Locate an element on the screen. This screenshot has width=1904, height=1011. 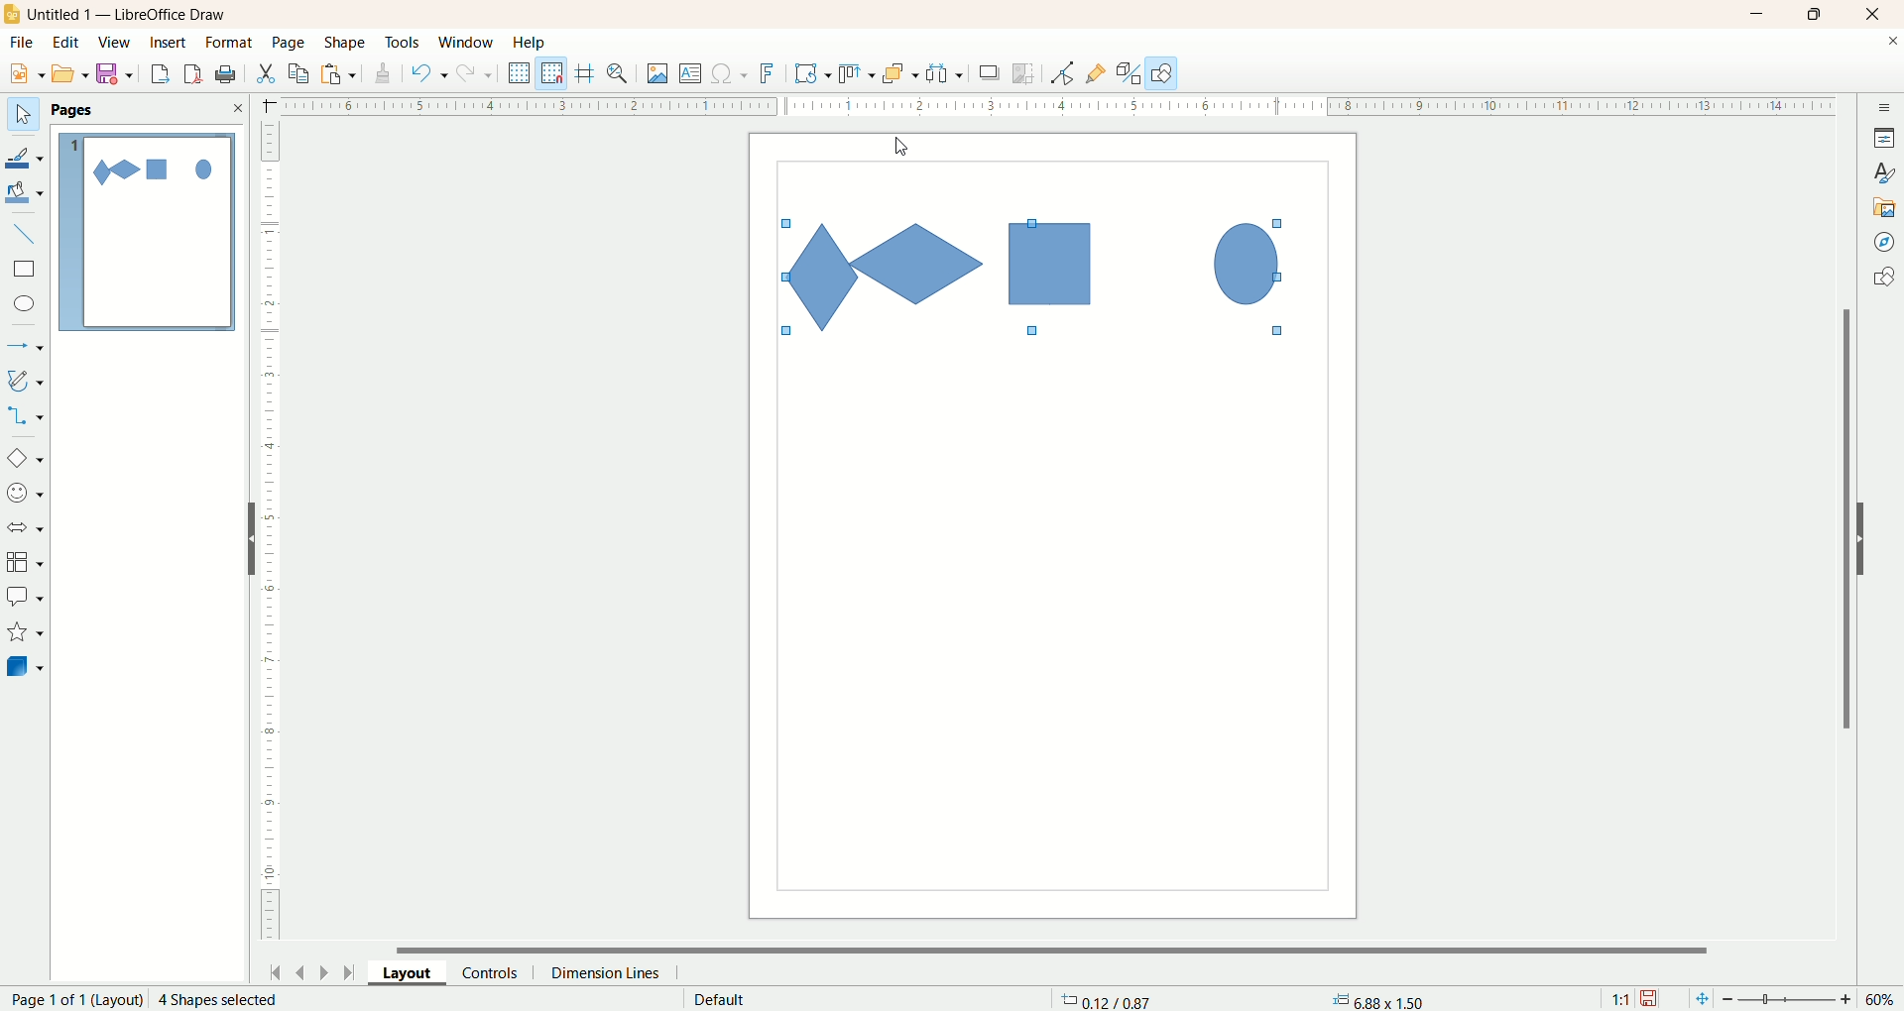
new is located at coordinates (23, 74).